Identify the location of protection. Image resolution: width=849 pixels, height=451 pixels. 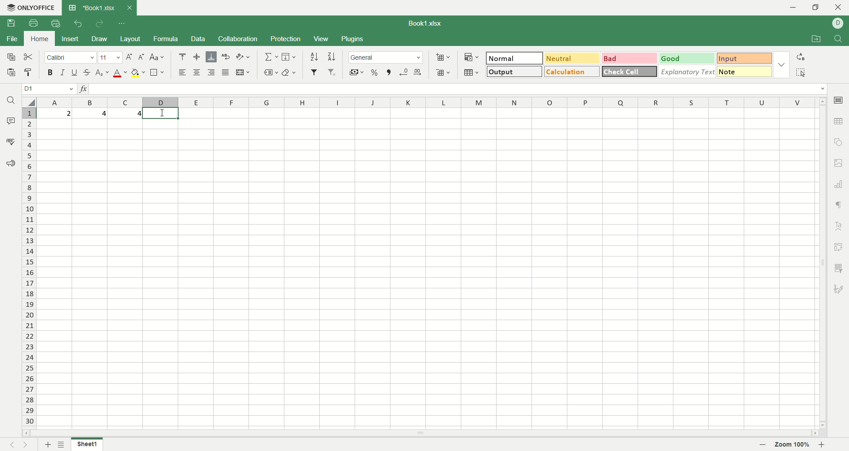
(286, 40).